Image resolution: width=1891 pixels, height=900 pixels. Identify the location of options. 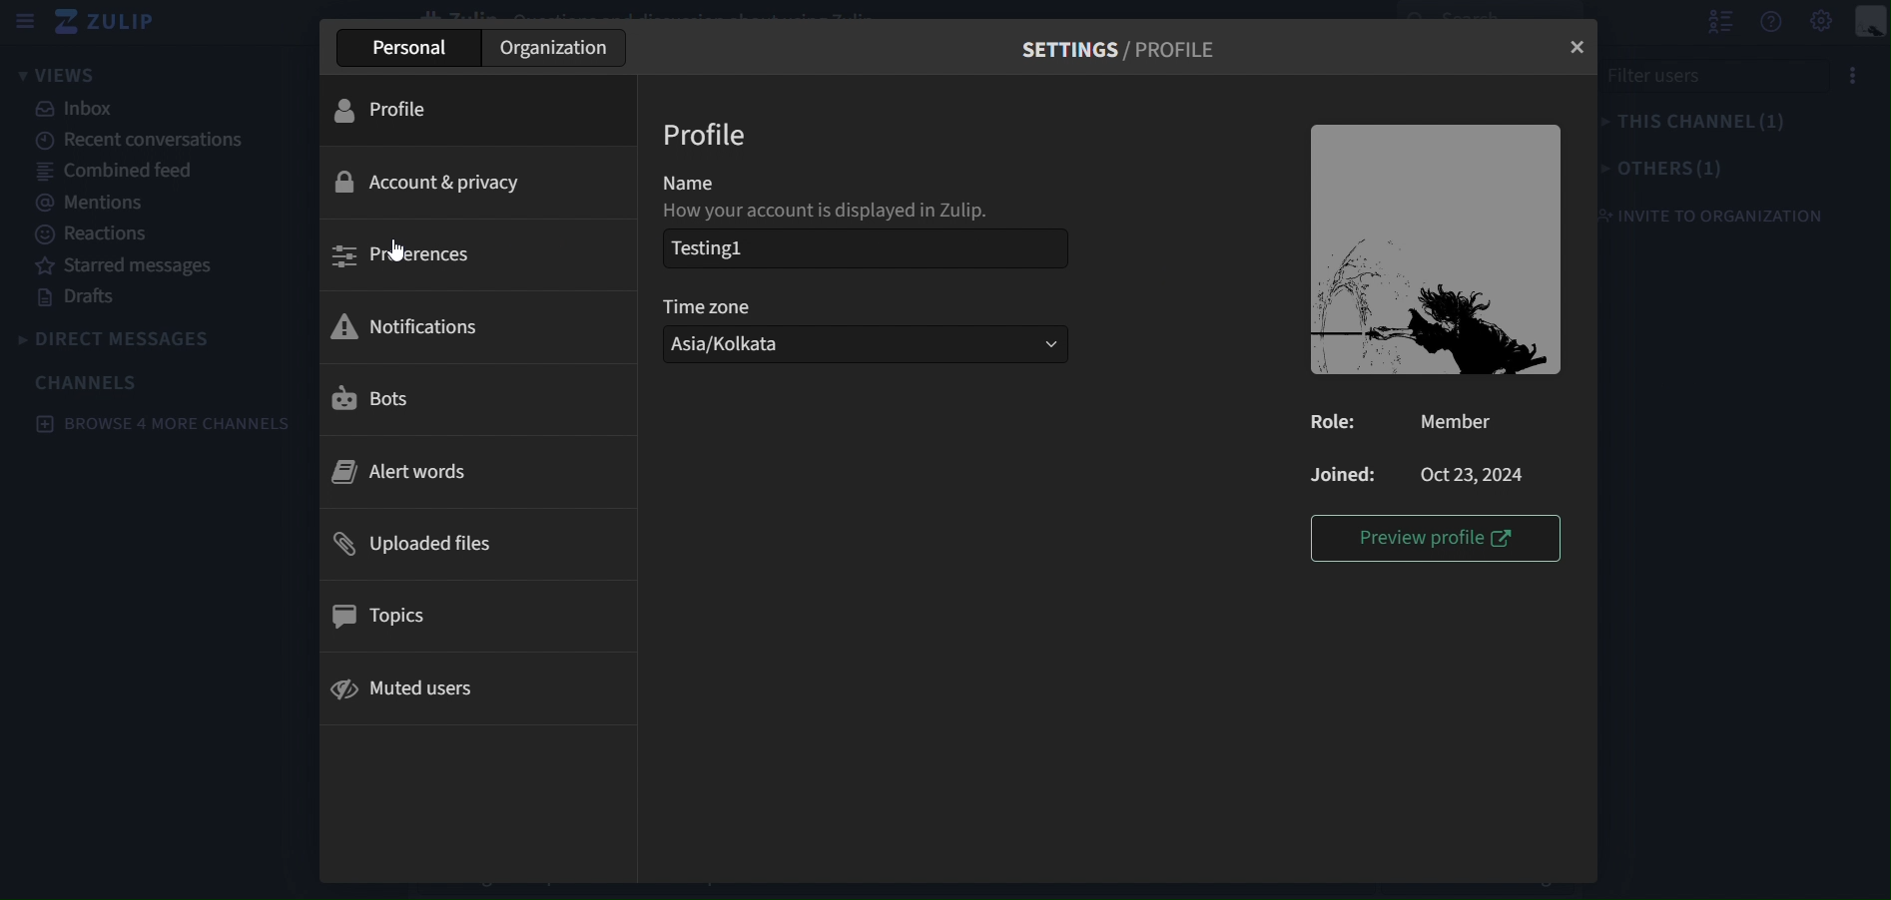
(1864, 75).